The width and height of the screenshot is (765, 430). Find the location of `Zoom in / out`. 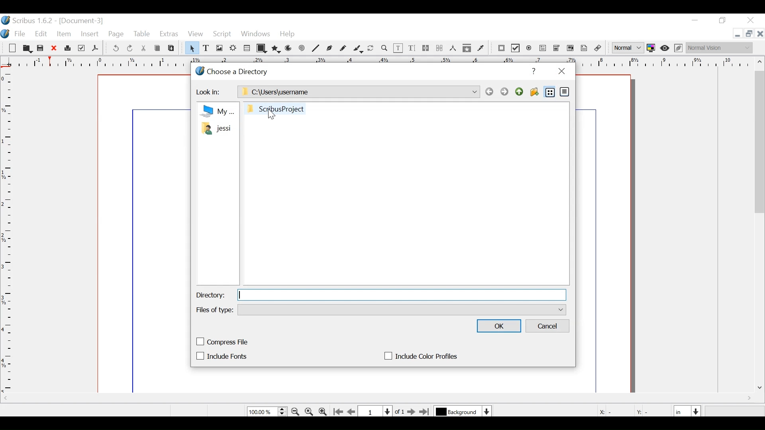

Zoom in / out is located at coordinates (384, 48).